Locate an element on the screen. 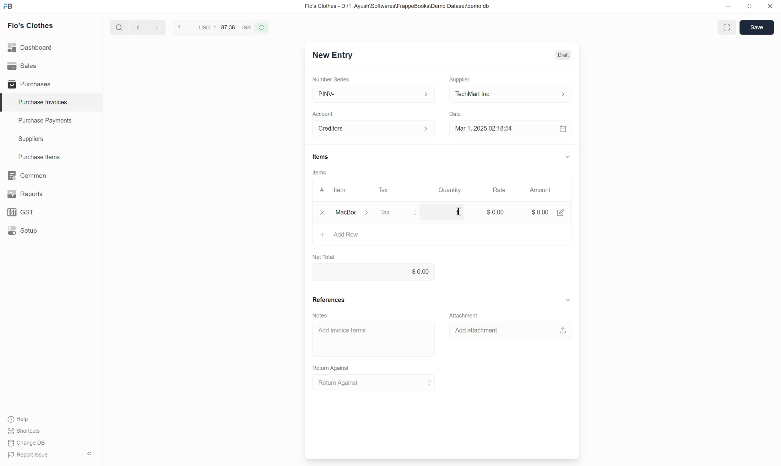 This screenshot has height=466, width=781. 0.00 is located at coordinates (374, 271).